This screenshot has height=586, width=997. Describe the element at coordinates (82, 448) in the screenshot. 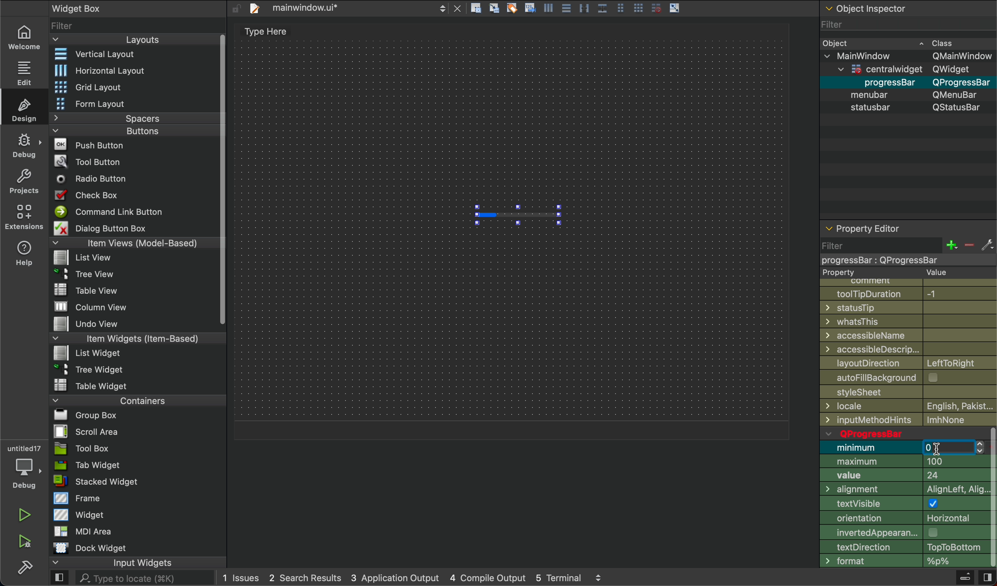

I see `Tool Box` at that location.